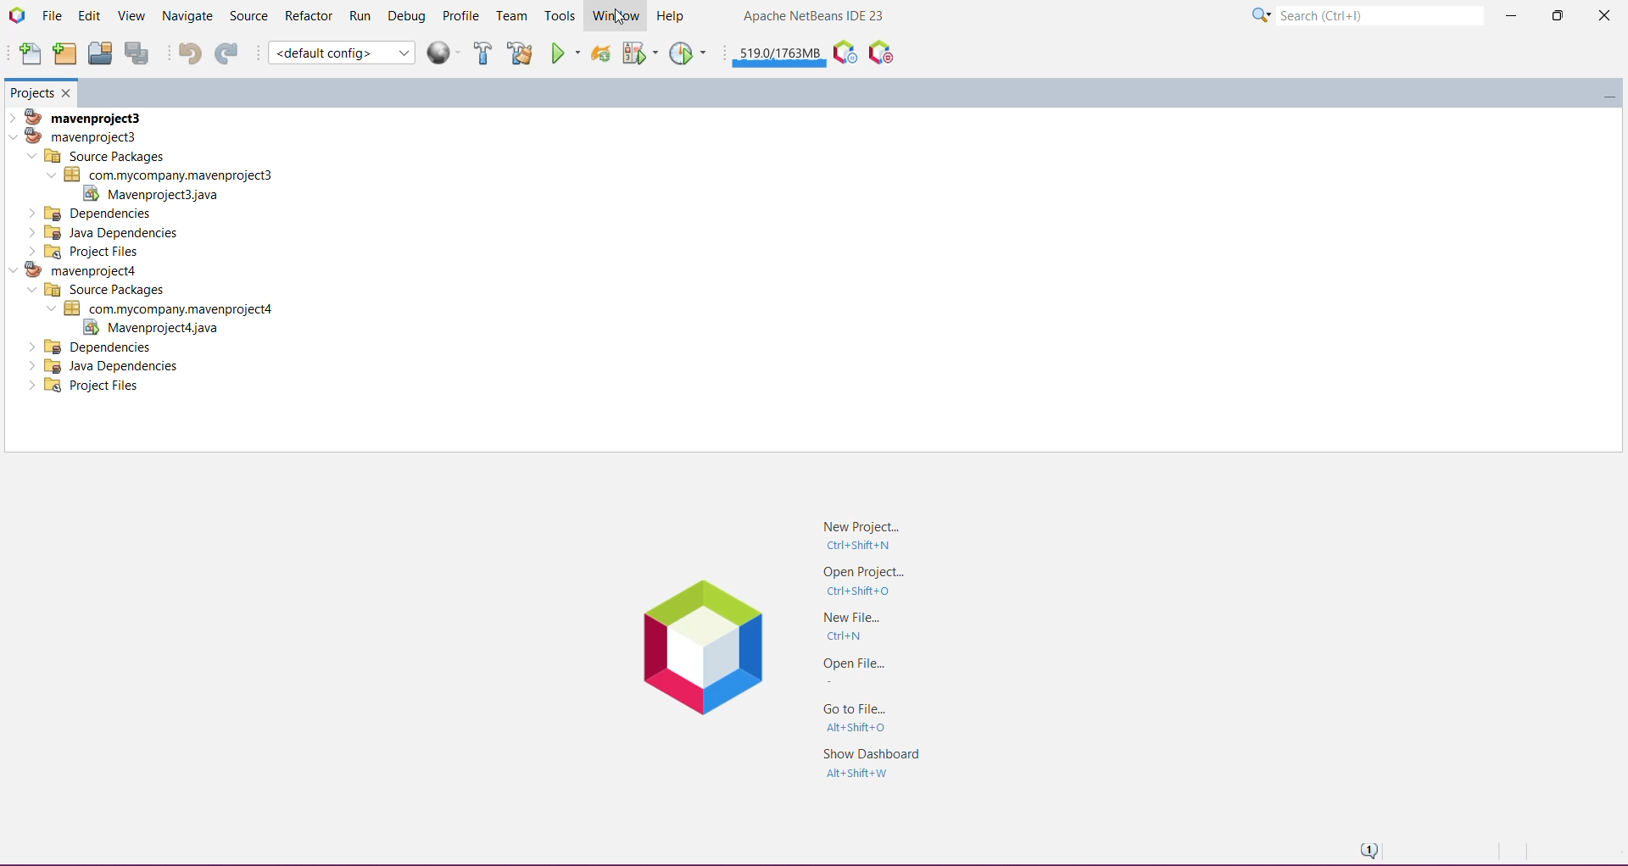 The height and width of the screenshot is (866, 1628). Describe the element at coordinates (512, 16) in the screenshot. I see `Teams` at that location.